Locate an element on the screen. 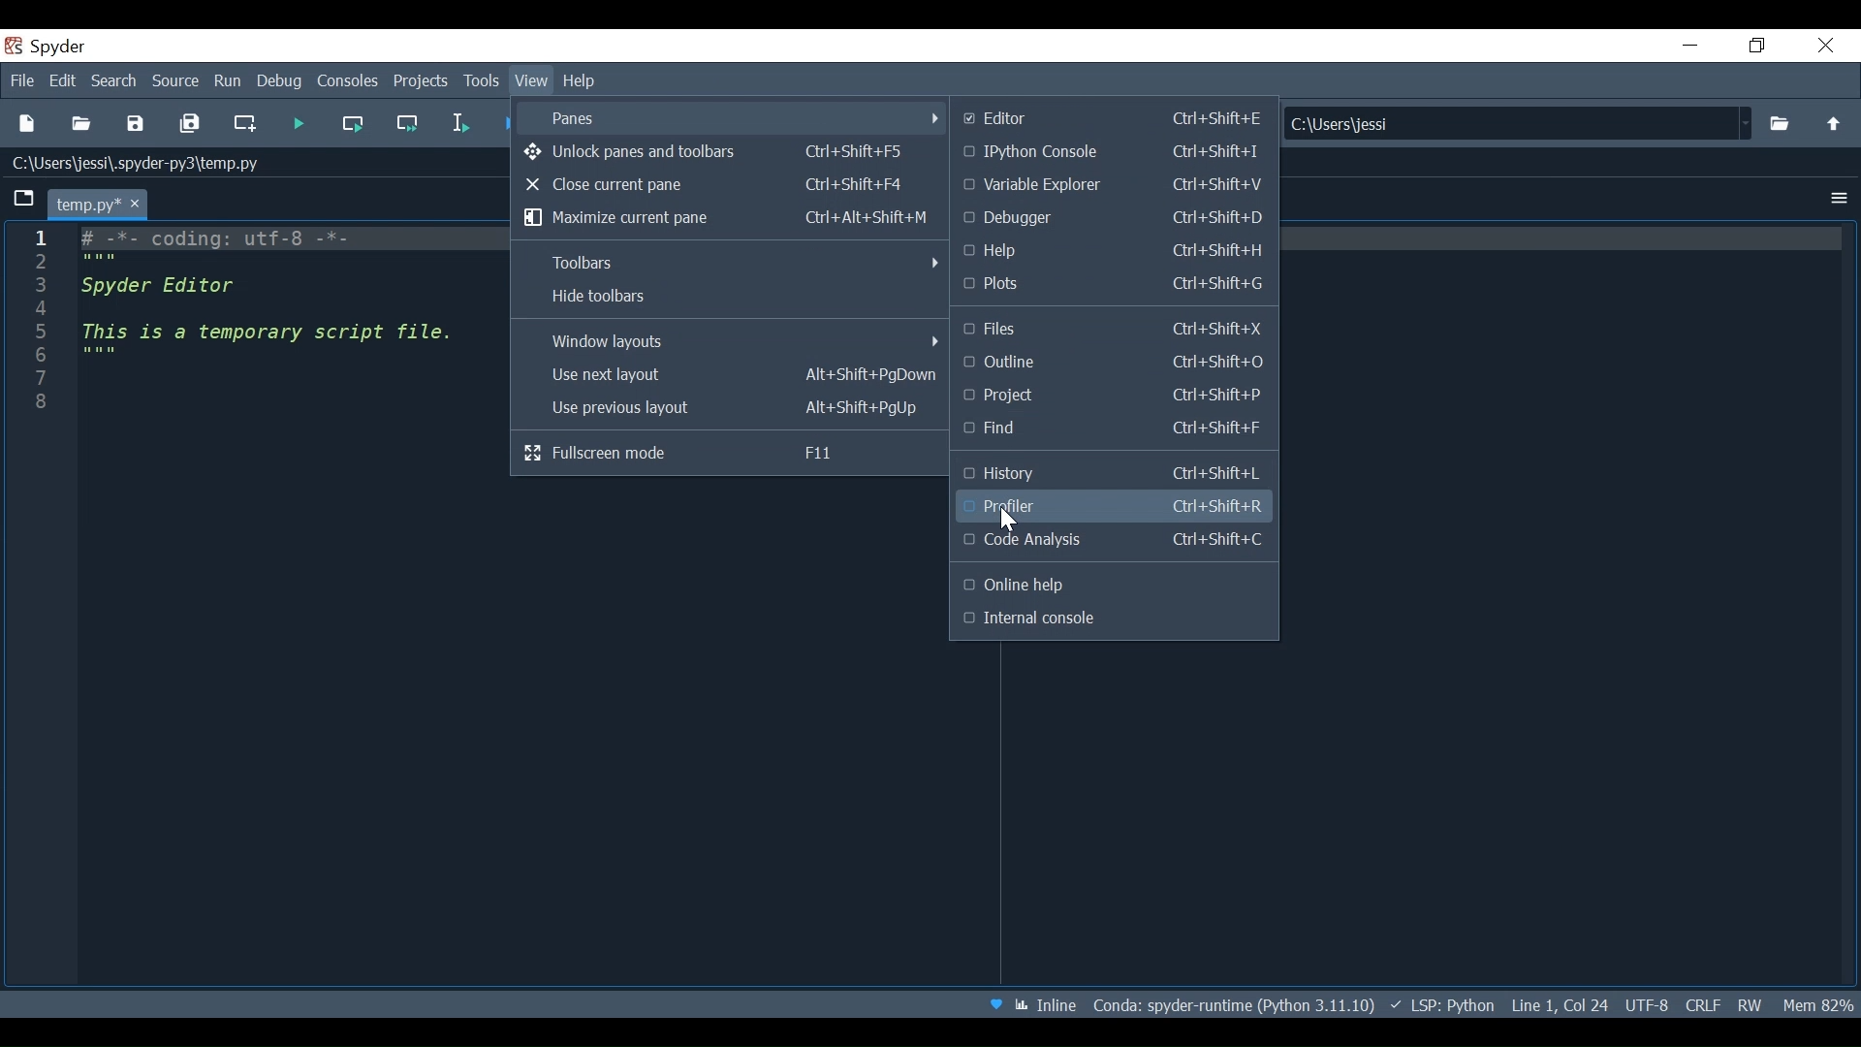 This screenshot has height=1047, width=1861. Edit is located at coordinates (63, 80).